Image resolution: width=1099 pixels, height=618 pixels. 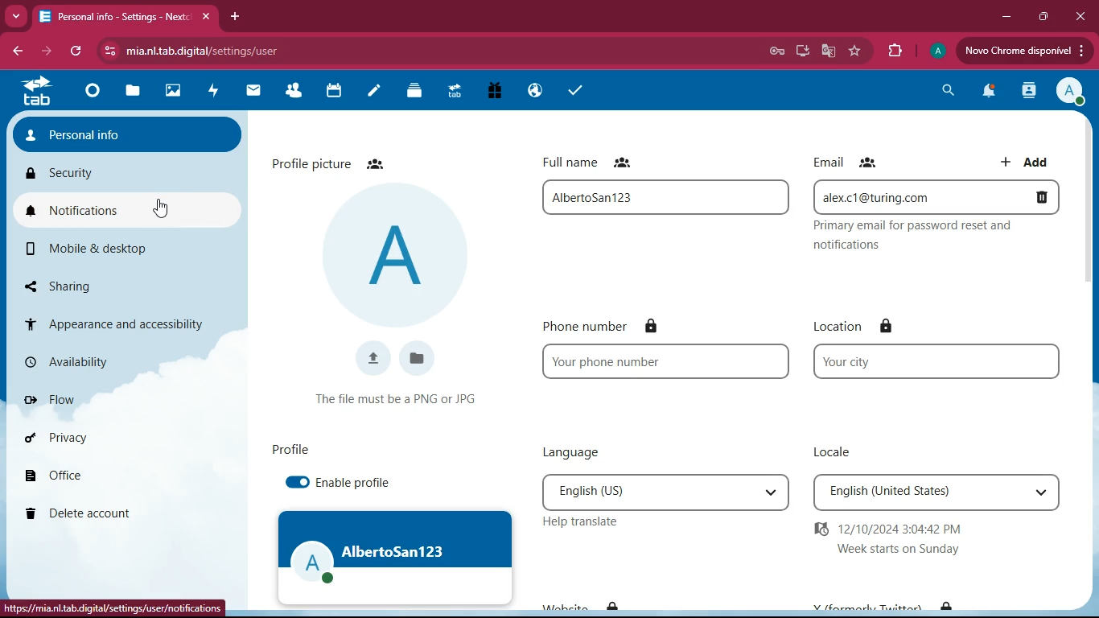 What do you see at coordinates (936, 197) in the screenshot?
I see `email` at bounding box center [936, 197].